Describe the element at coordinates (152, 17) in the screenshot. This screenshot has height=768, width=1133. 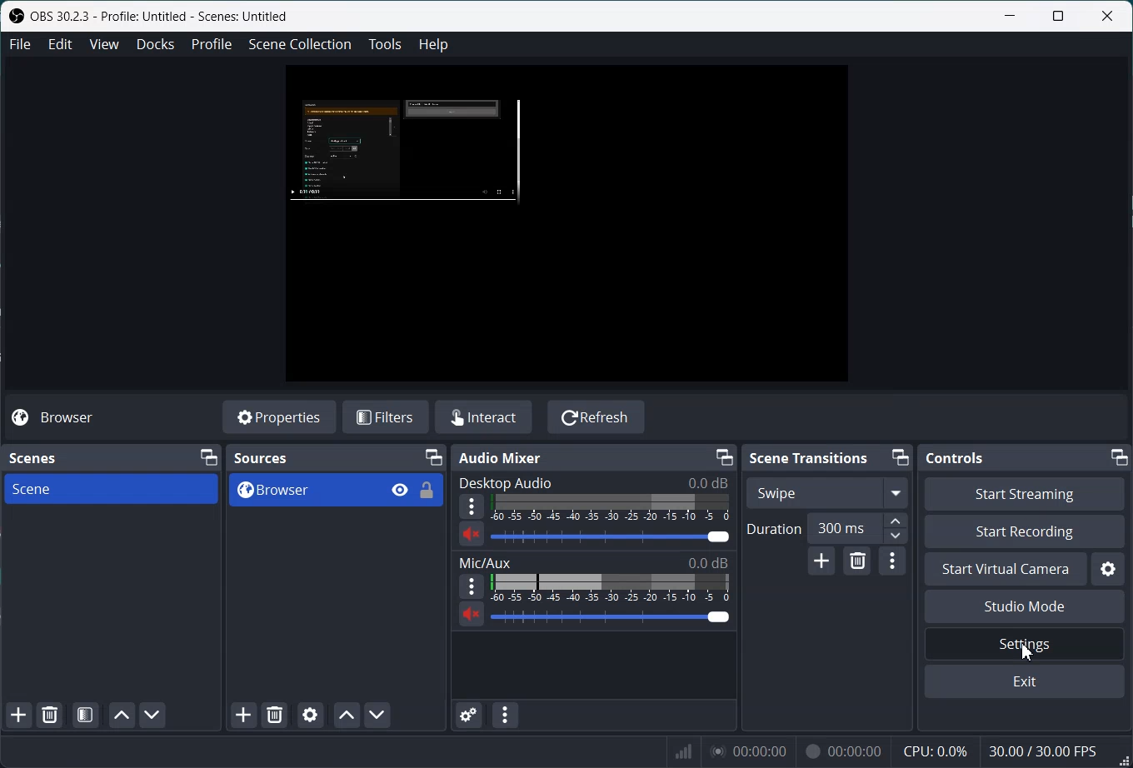
I see `OBS 30.2.3 - Profile: Untitled - Scenes: Untitled` at that location.